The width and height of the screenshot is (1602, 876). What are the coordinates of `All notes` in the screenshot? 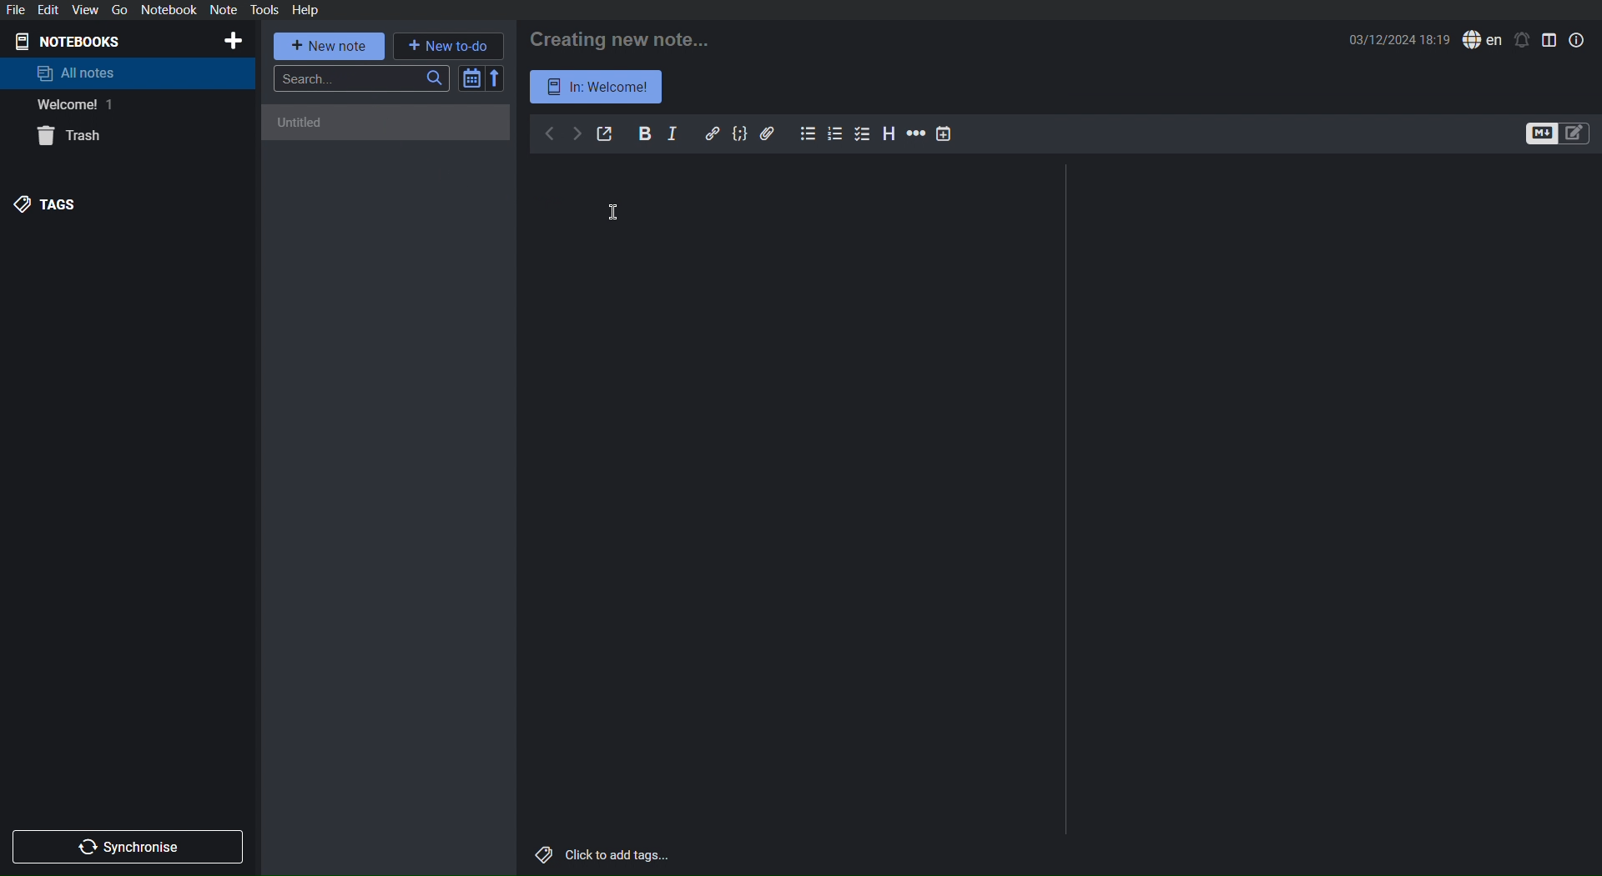 It's located at (77, 73).